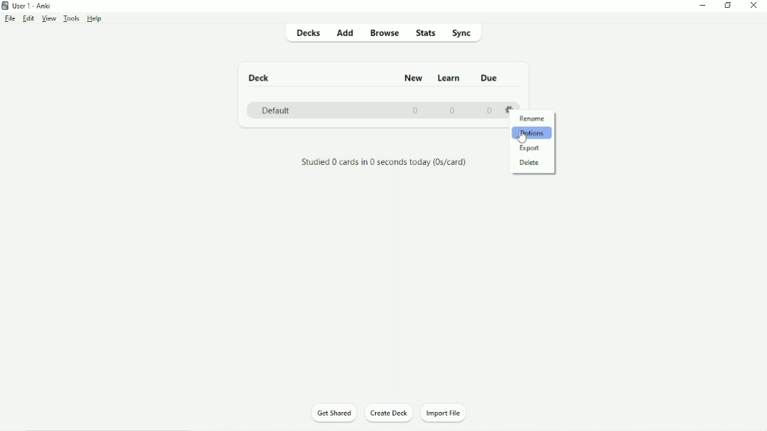 The image size is (767, 431). Describe the element at coordinates (533, 118) in the screenshot. I see `Rename` at that location.